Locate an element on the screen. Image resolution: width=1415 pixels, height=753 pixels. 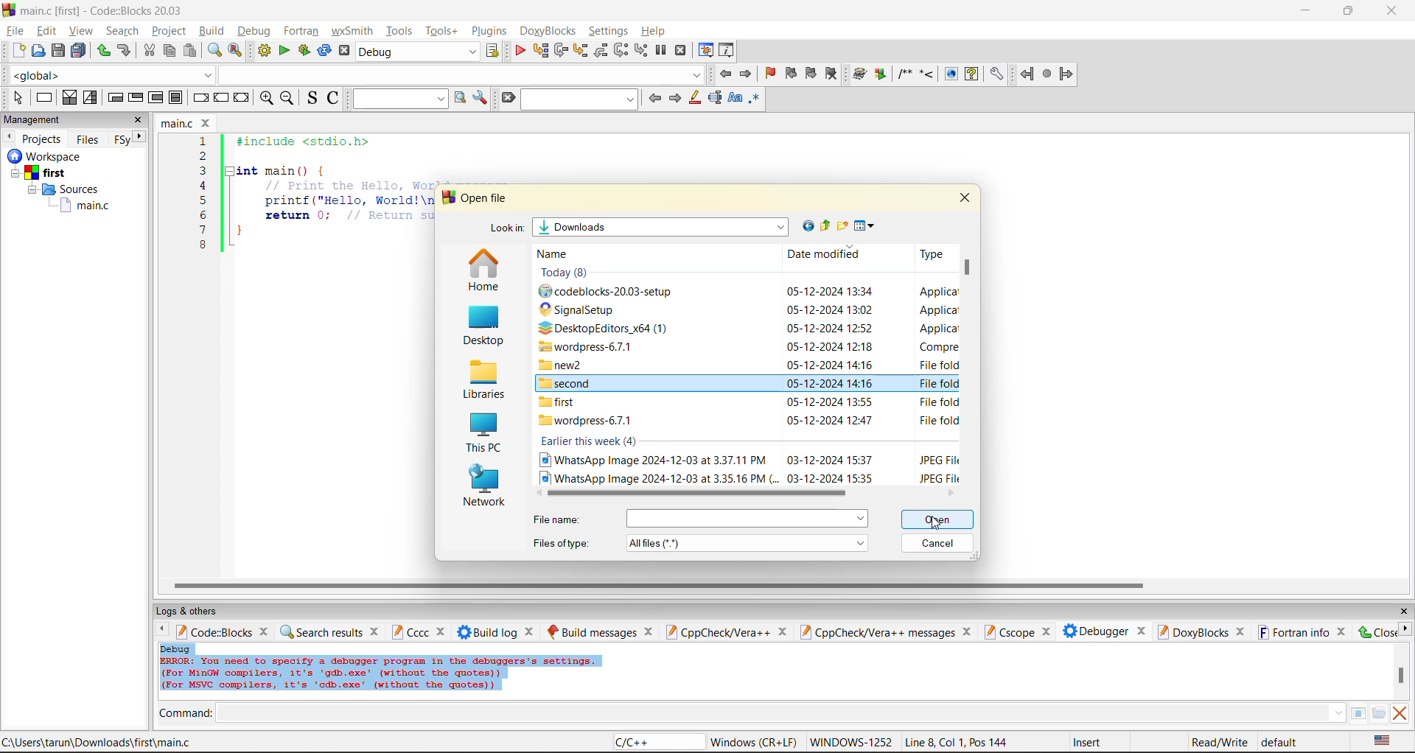
replace is located at coordinates (236, 50).